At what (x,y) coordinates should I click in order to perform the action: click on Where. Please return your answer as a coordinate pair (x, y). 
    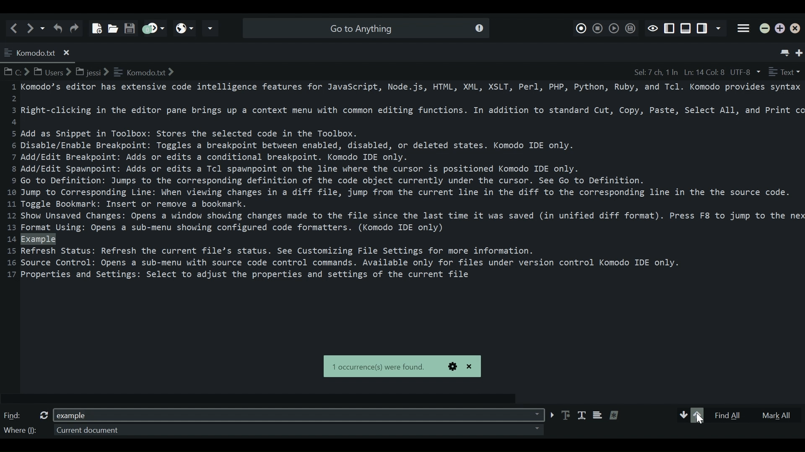
    Looking at the image, I should click on (20, 431).